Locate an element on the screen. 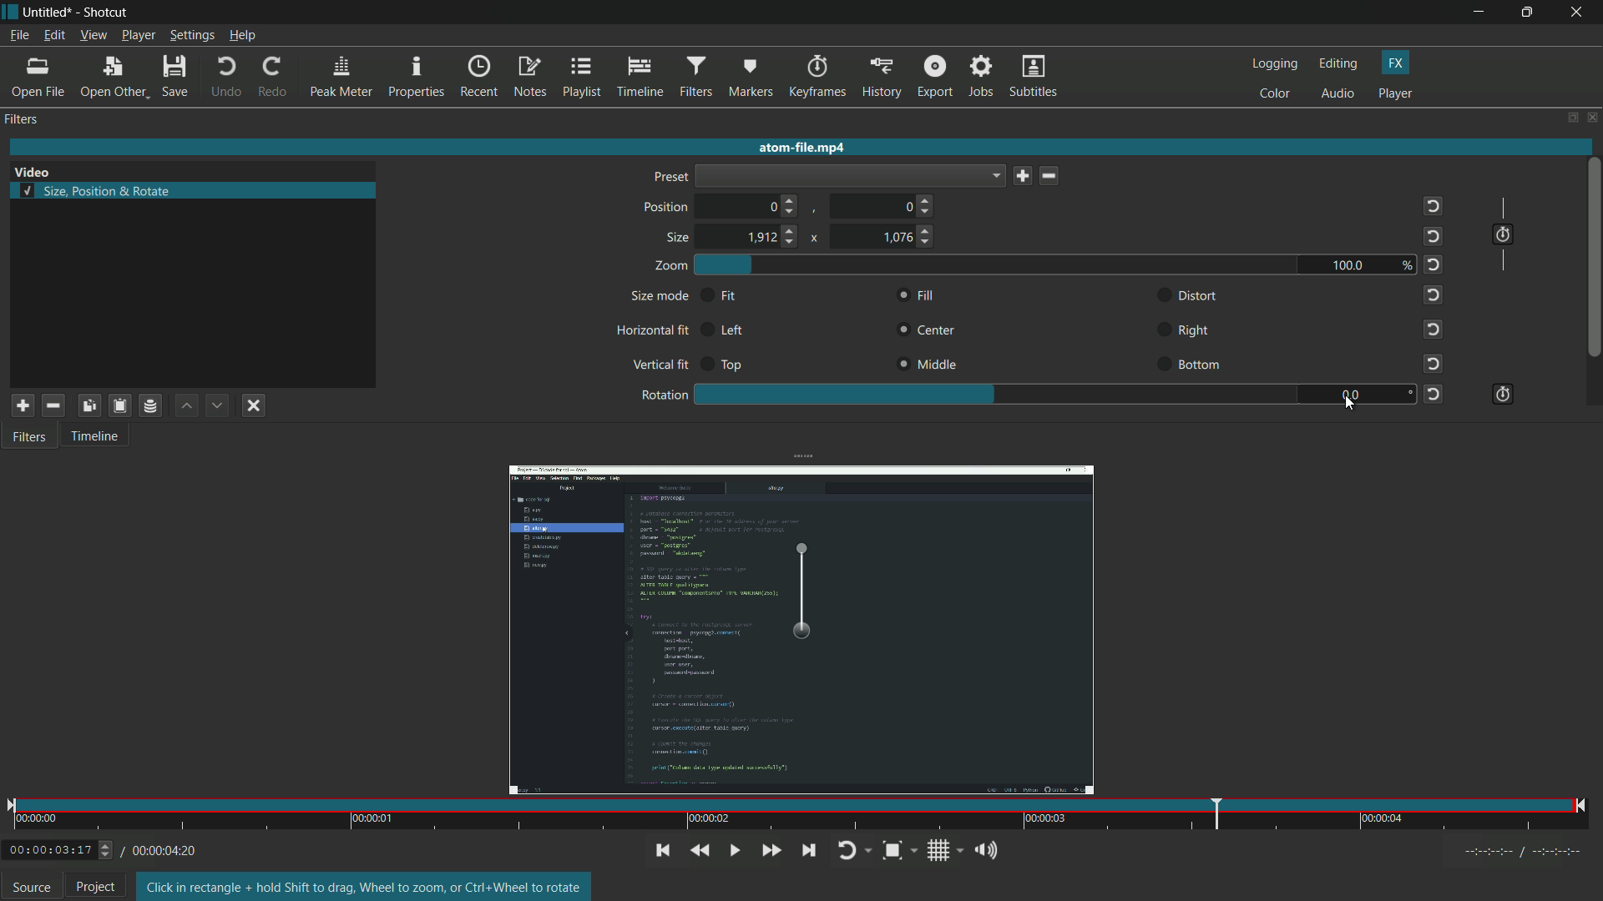 The height and width of the screenshot is (901, 1603). keyframes is located at coordinates (816, 78).